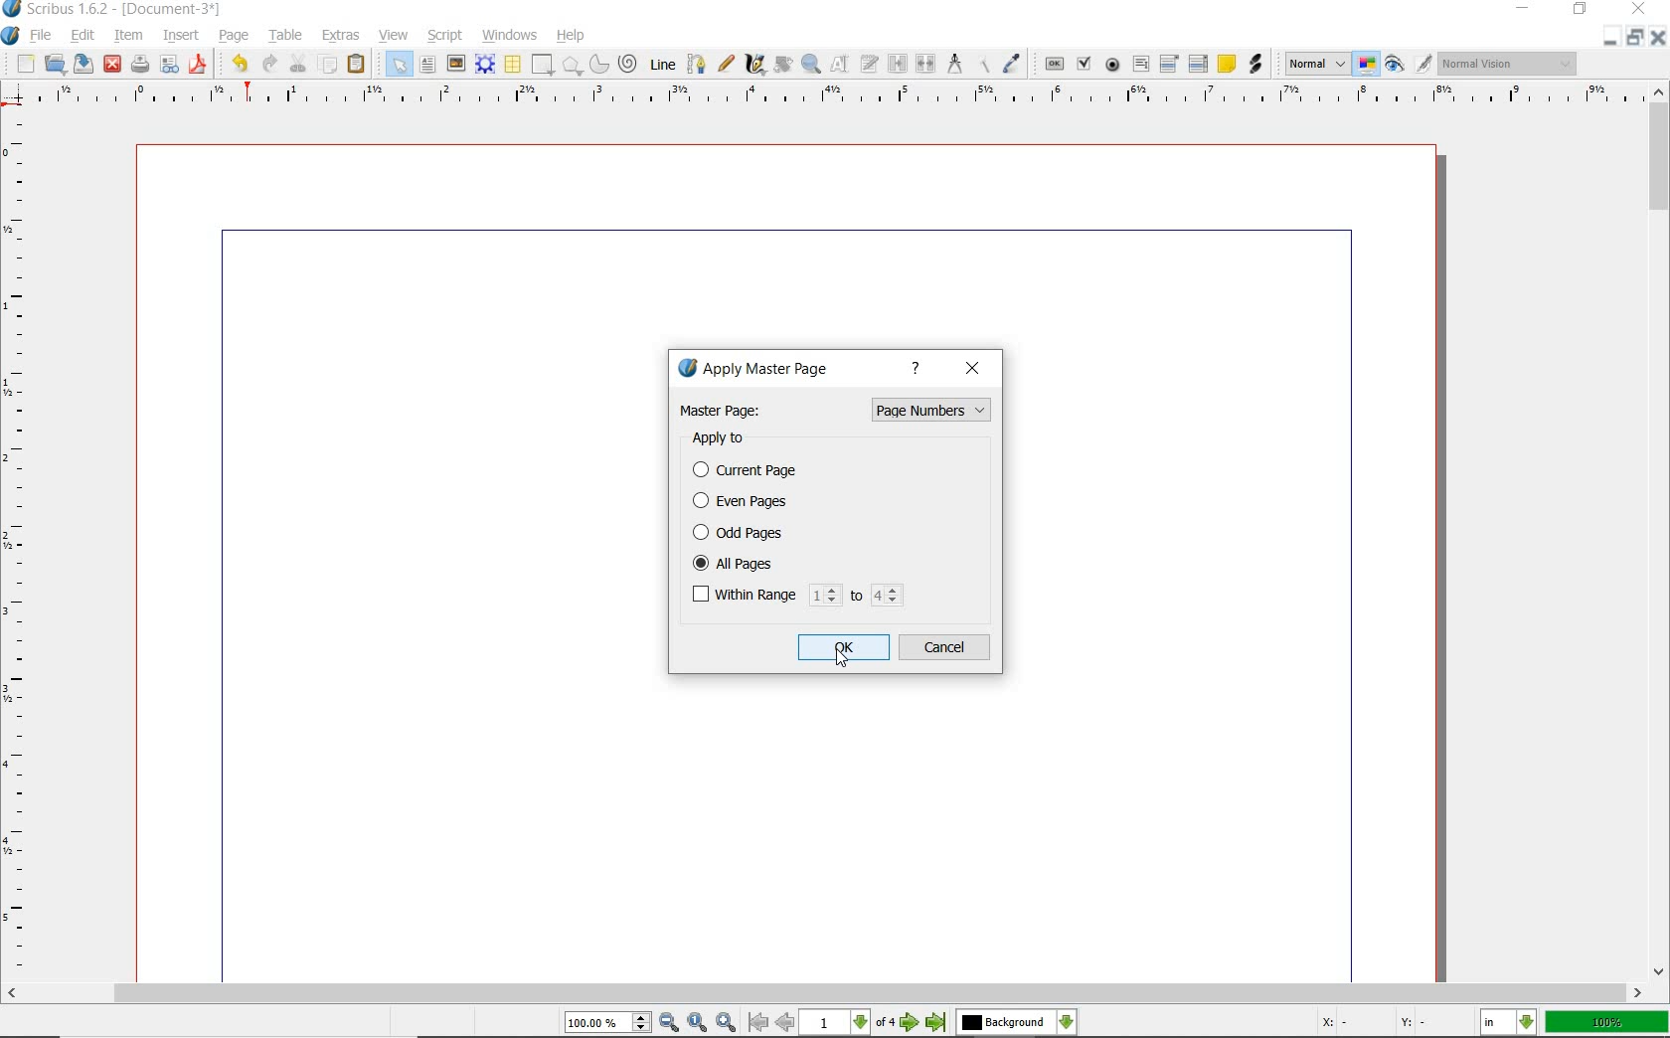 Image resolution: width=1670 pixels, height=1038 pixels. What do you see at coordinates (484, 65) in the screenshot?
I see `render frame` at bounding box center [484, 65].